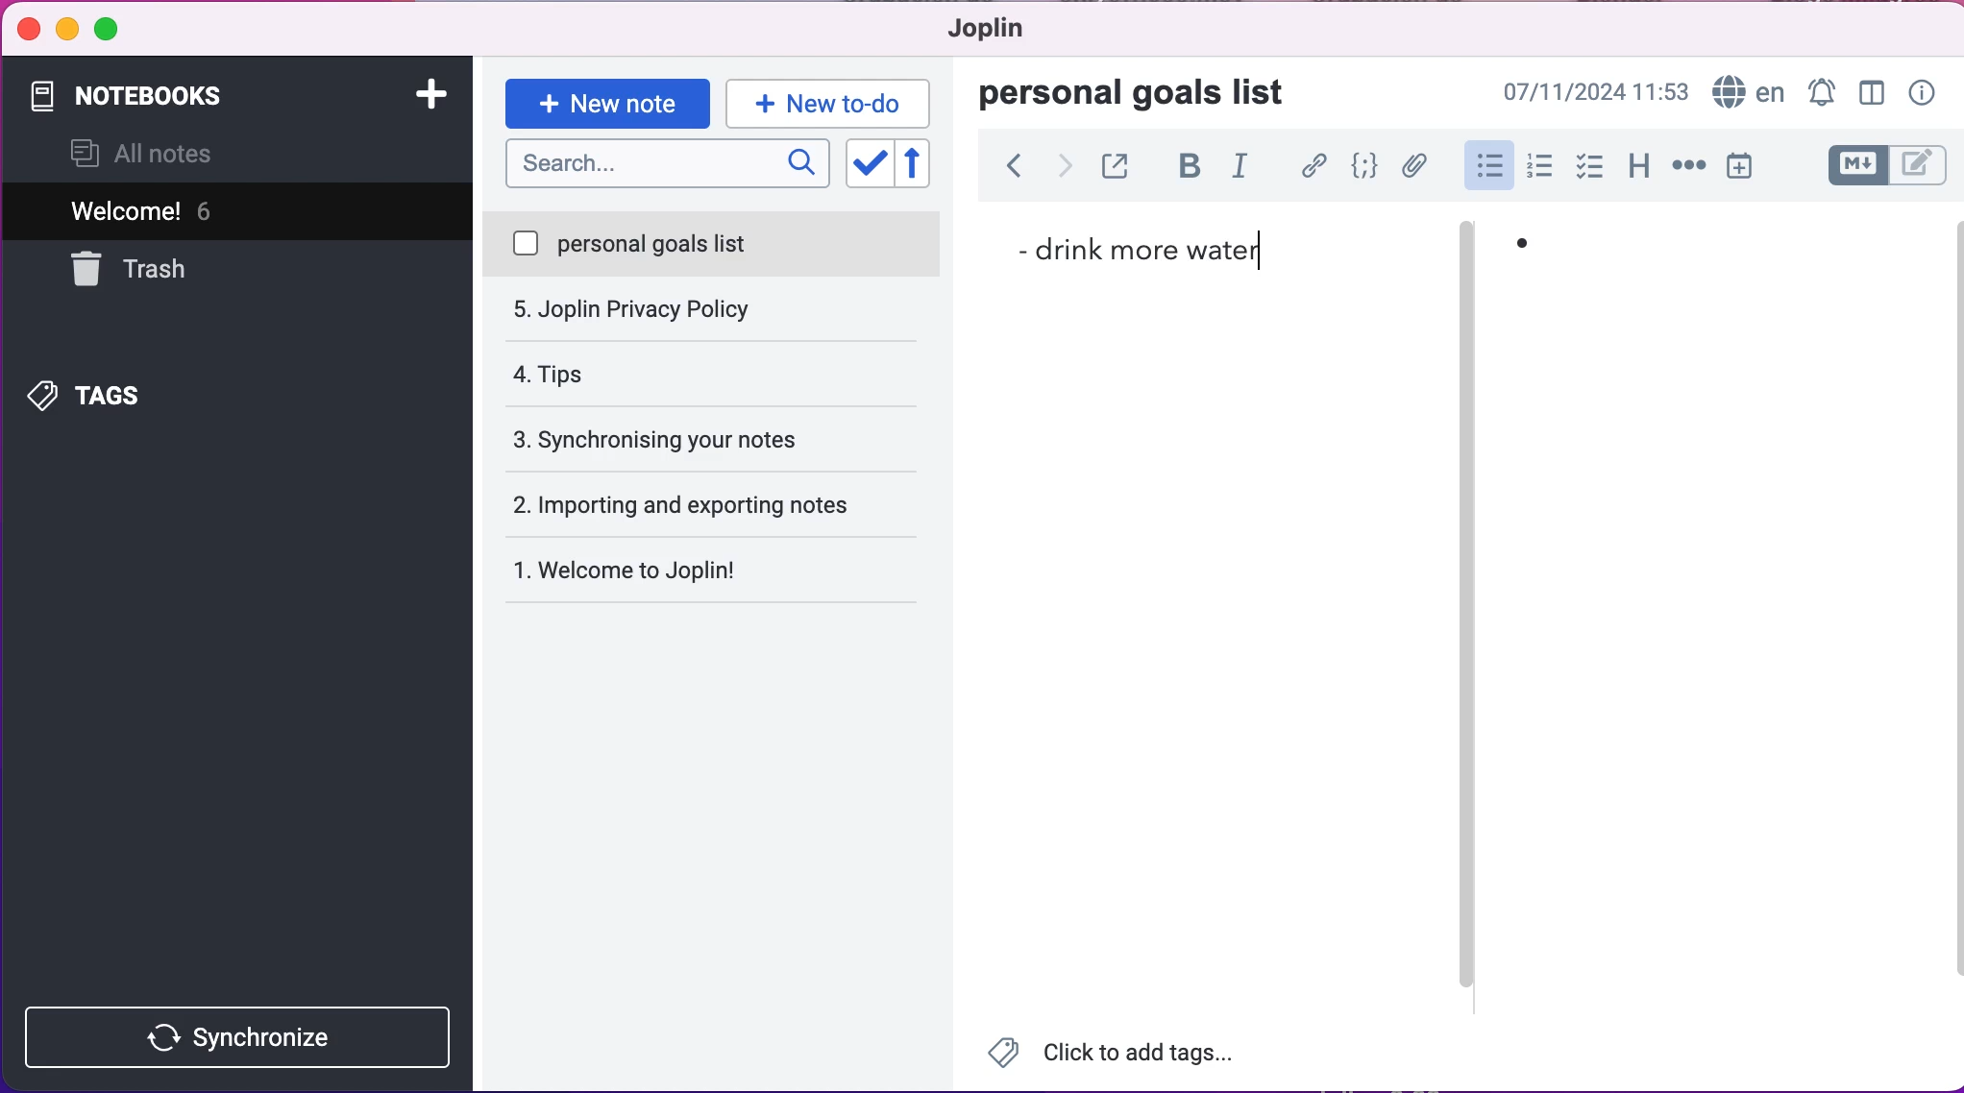 Image resolution: width=1964 pixels, height=1093 pixels. What do you see at coordinates (1123, 1054) in the screenshot?
I see `Click to add tags...` at bounding box center [1123, 1054].